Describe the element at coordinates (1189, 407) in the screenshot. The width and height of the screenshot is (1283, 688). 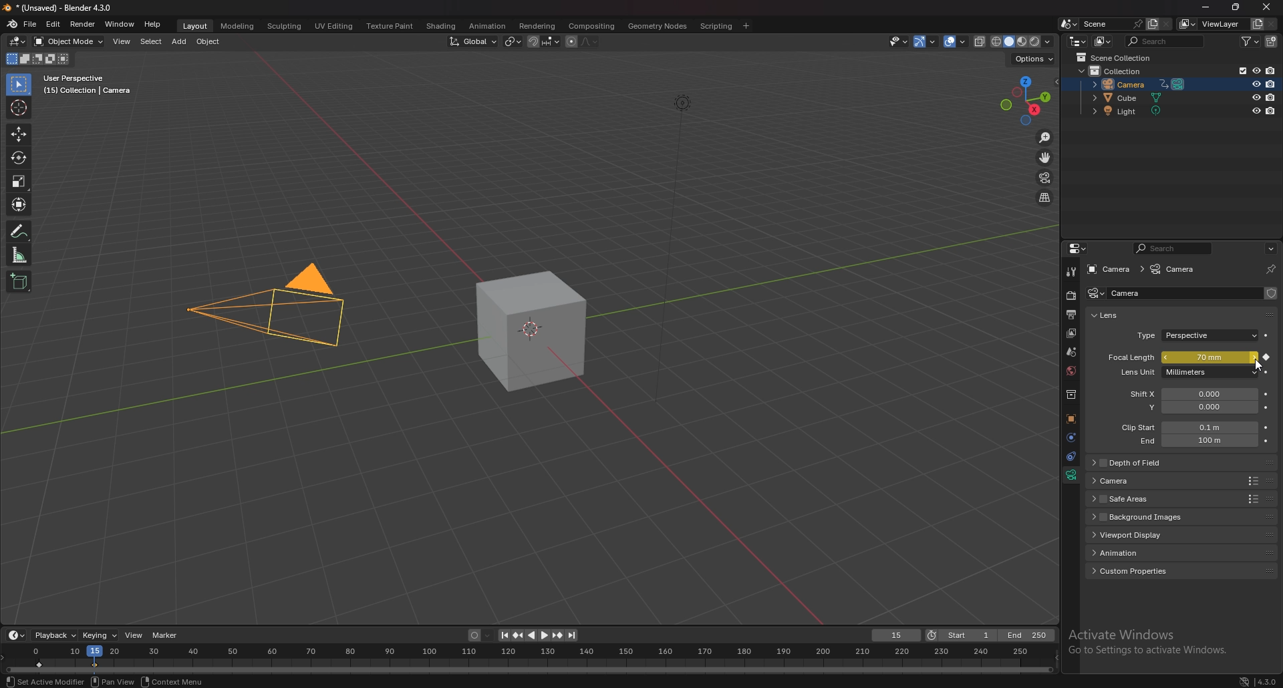
I see `shift y` at that location.